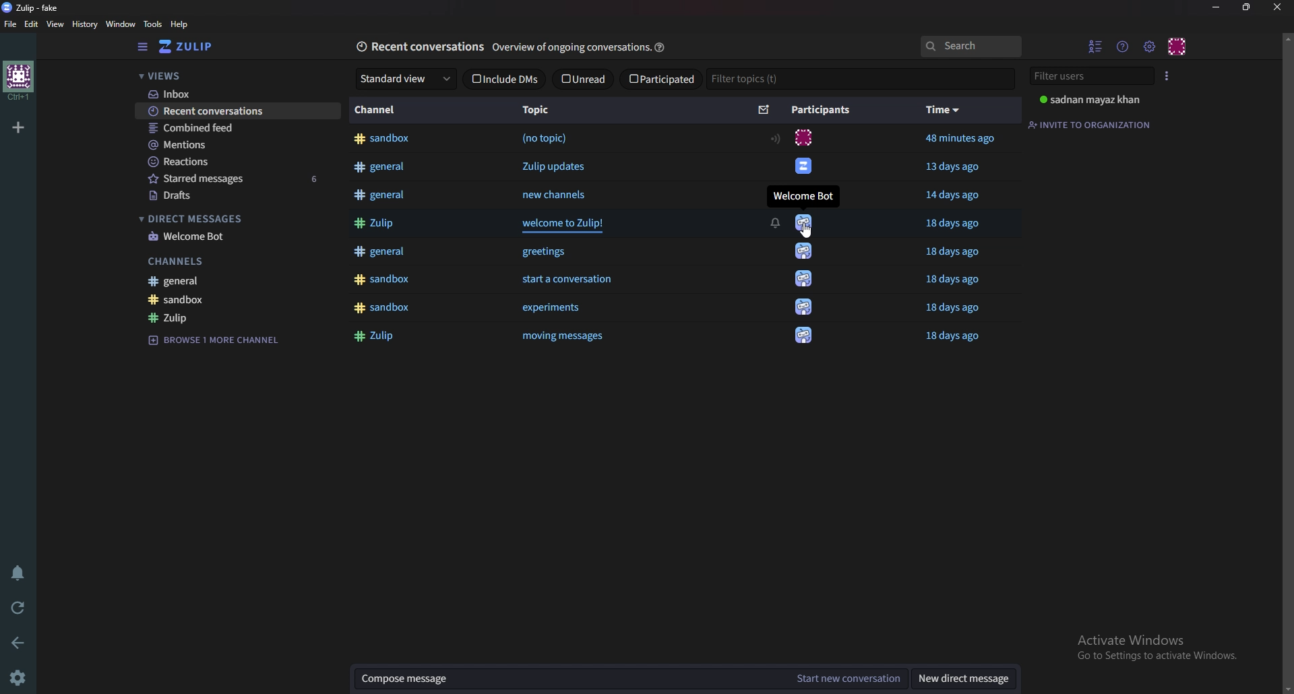 Image resolution: width=1294 pixels, height=694 pixels. Describe the element at coordinates (381, 194) in the screenshot. I see `# general` at that location.